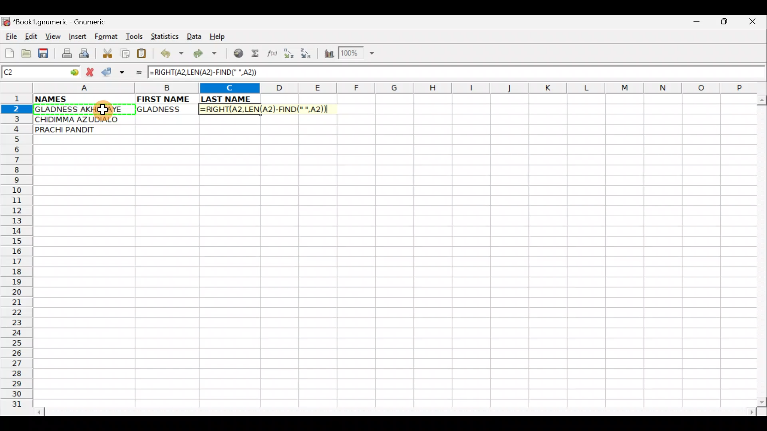  Describe the element at coordinates (10, 37) in the screenshot. I see `File` at that location.